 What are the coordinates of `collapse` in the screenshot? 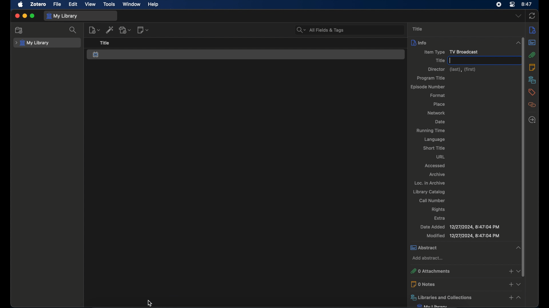 It's located at (519, 42).